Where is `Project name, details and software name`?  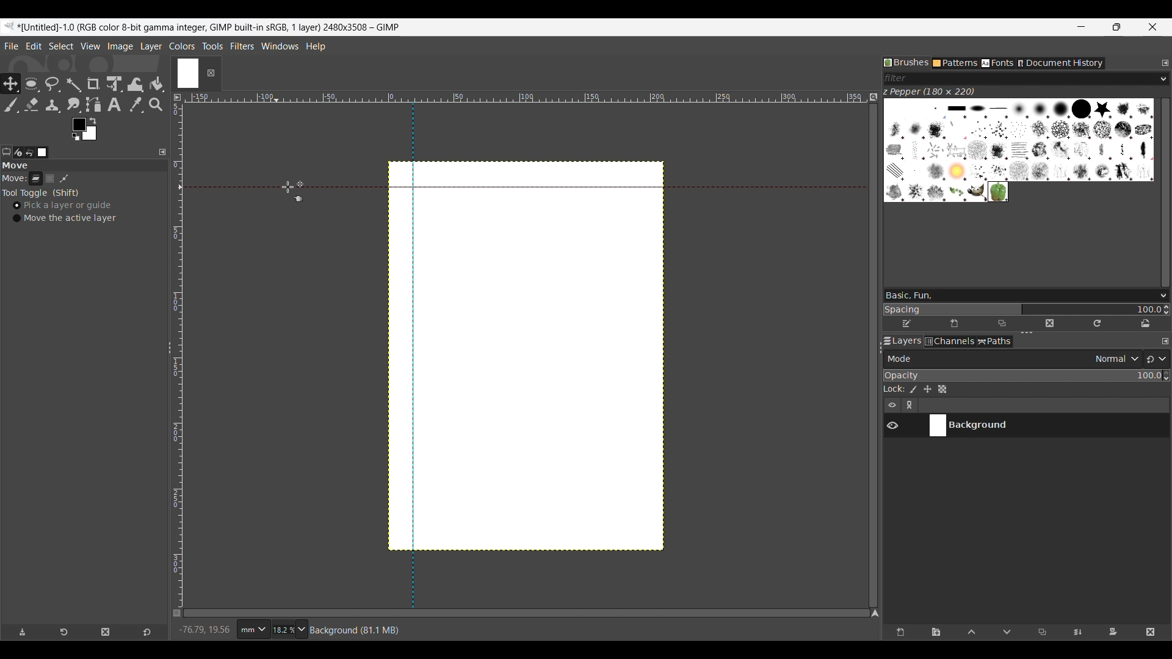 Project name, details and software name is located at coordinates (210, 27).